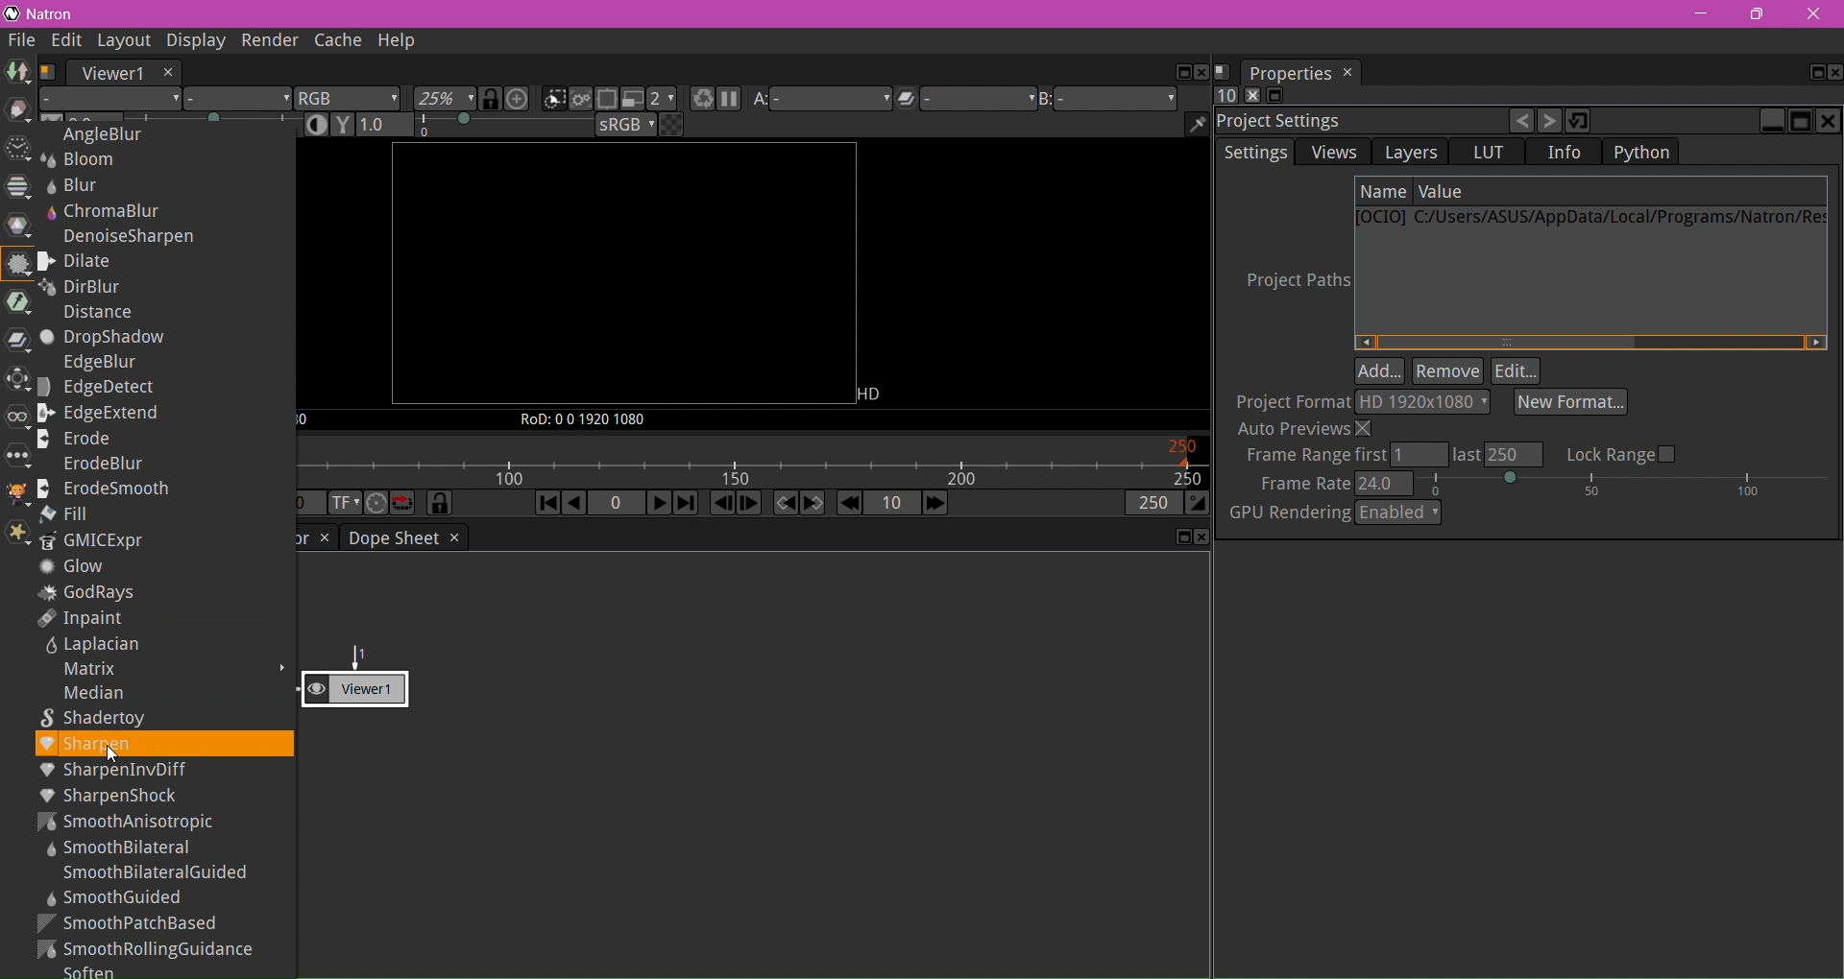  What do you see at coordinates (392, 537) in the screenshot?
I see `Dope Sheet` at bounding box center [392, 537].